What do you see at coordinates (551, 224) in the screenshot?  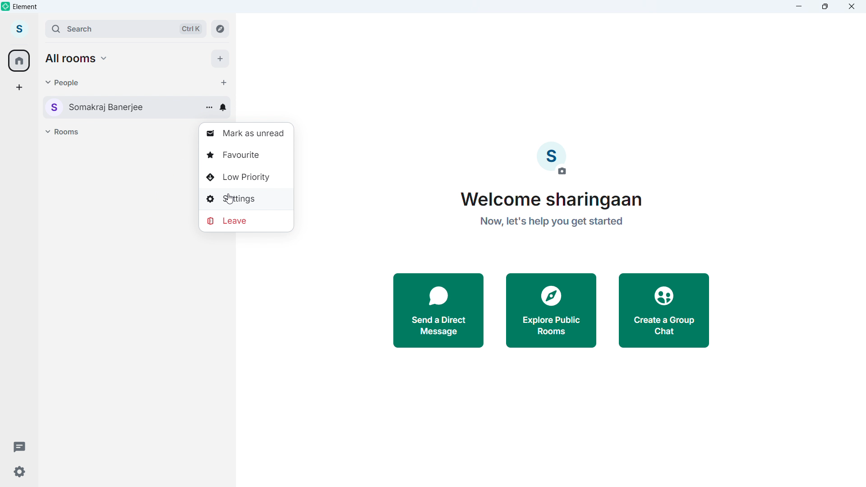 I see `now,let's help you get started` at bounding box center [551, 224].